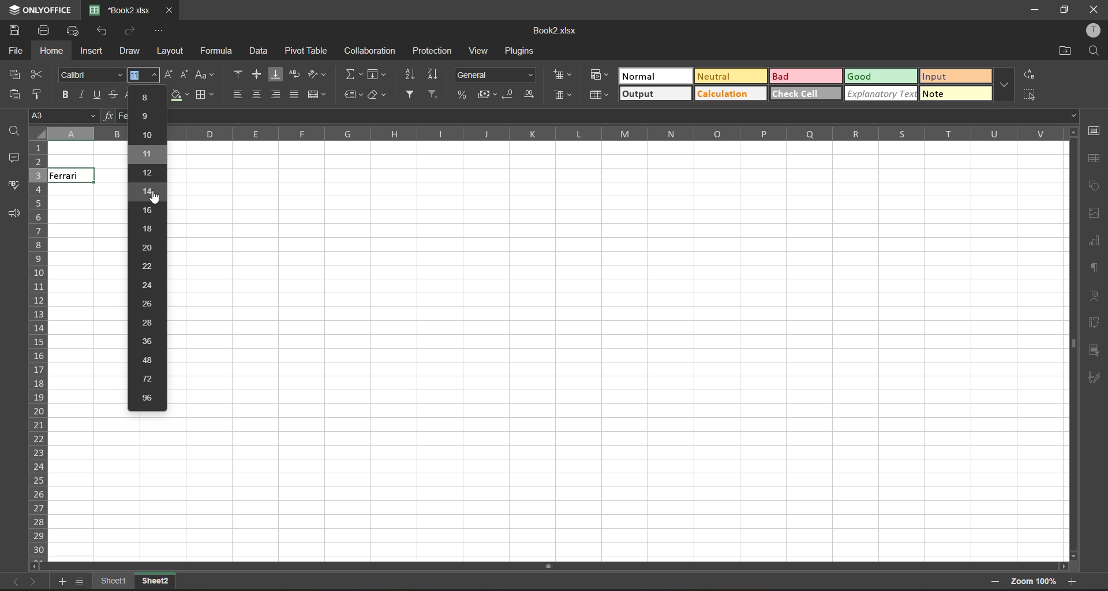 The height and width of the screenshot is (591, 1108). I want to click on explanatory text, so click(881, 94).